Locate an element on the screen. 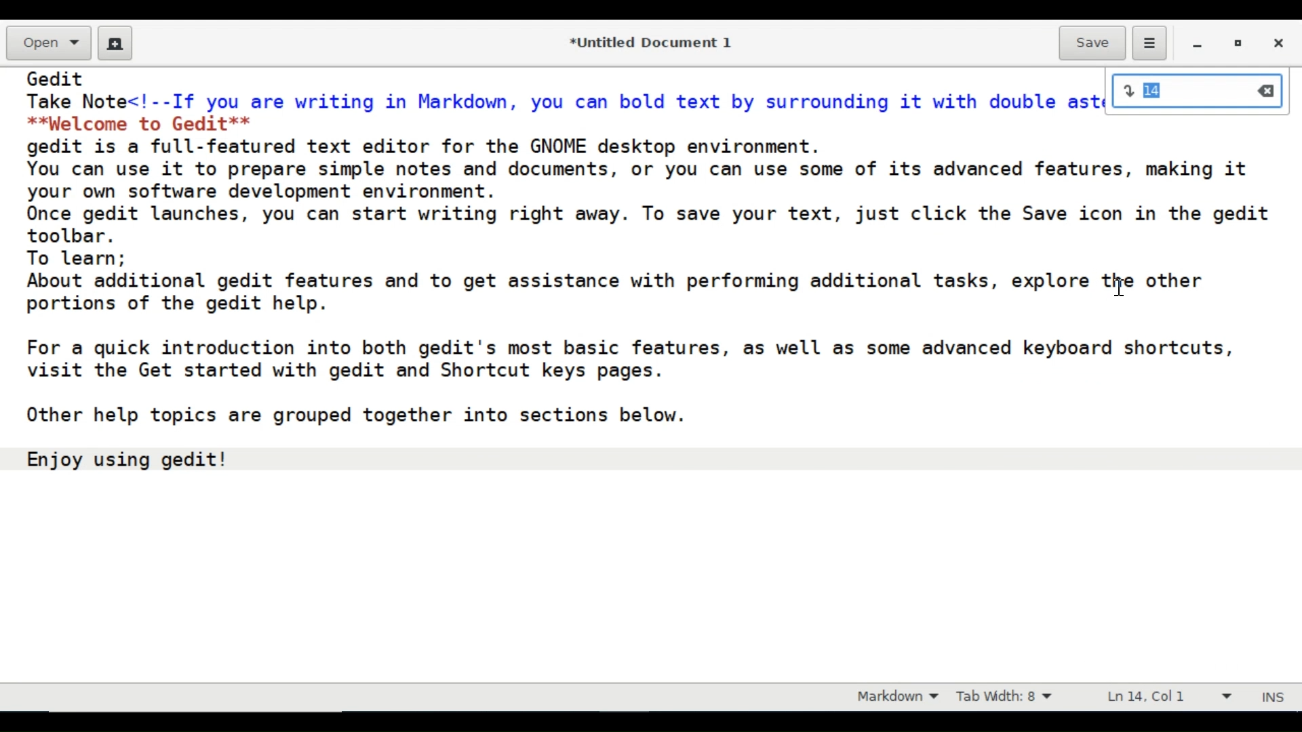  **palcome to Gedit** is located at coordinates (145, 123).